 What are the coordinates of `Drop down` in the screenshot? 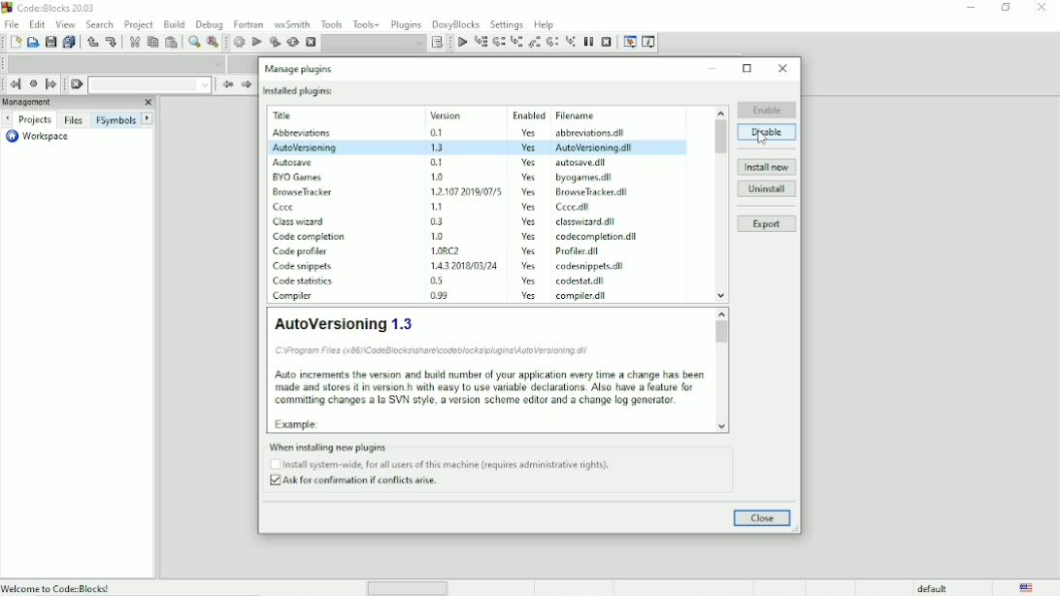 It's located at (149, 84).